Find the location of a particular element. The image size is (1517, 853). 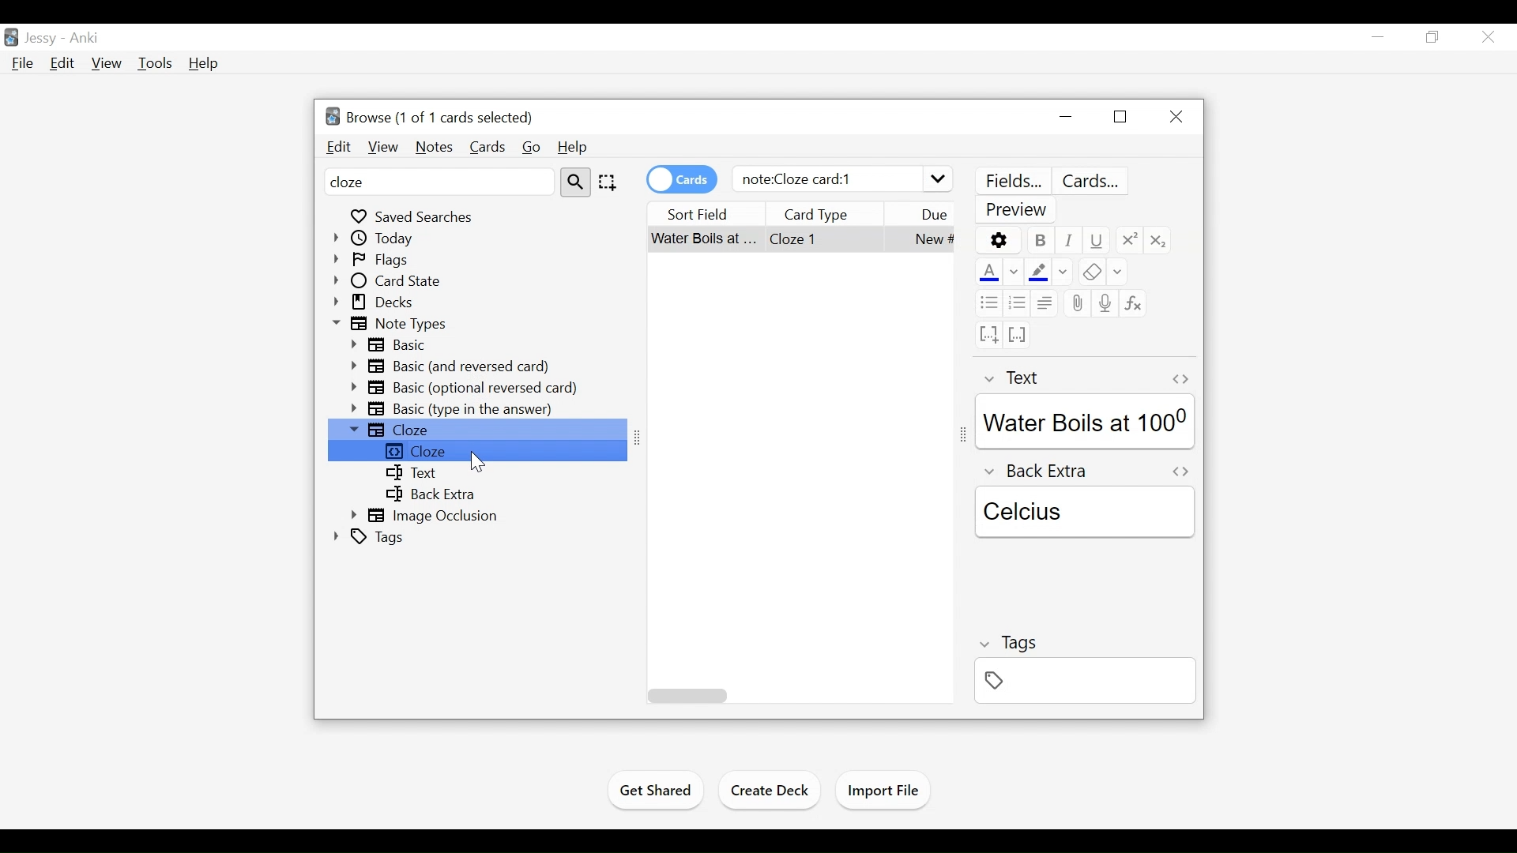

Preview is located at coordinates (1016, 212).